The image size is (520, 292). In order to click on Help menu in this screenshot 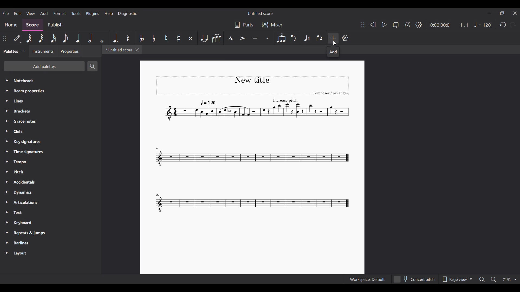, I will do `click(109, 14)`.